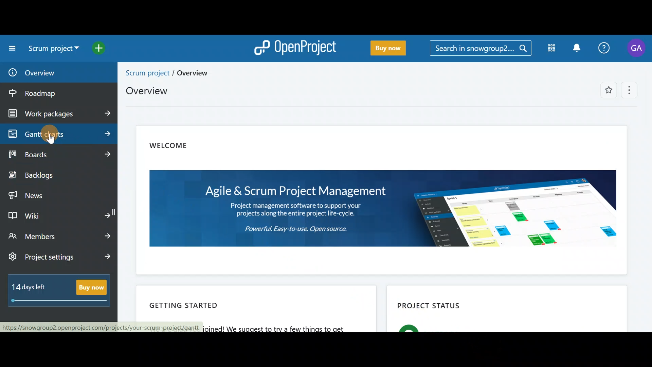 This screenshot has width=652, height=367. I want to click on https://snowgroup2.openproject.com/projects/your-scrum-project/gantt, so click(103, 327).